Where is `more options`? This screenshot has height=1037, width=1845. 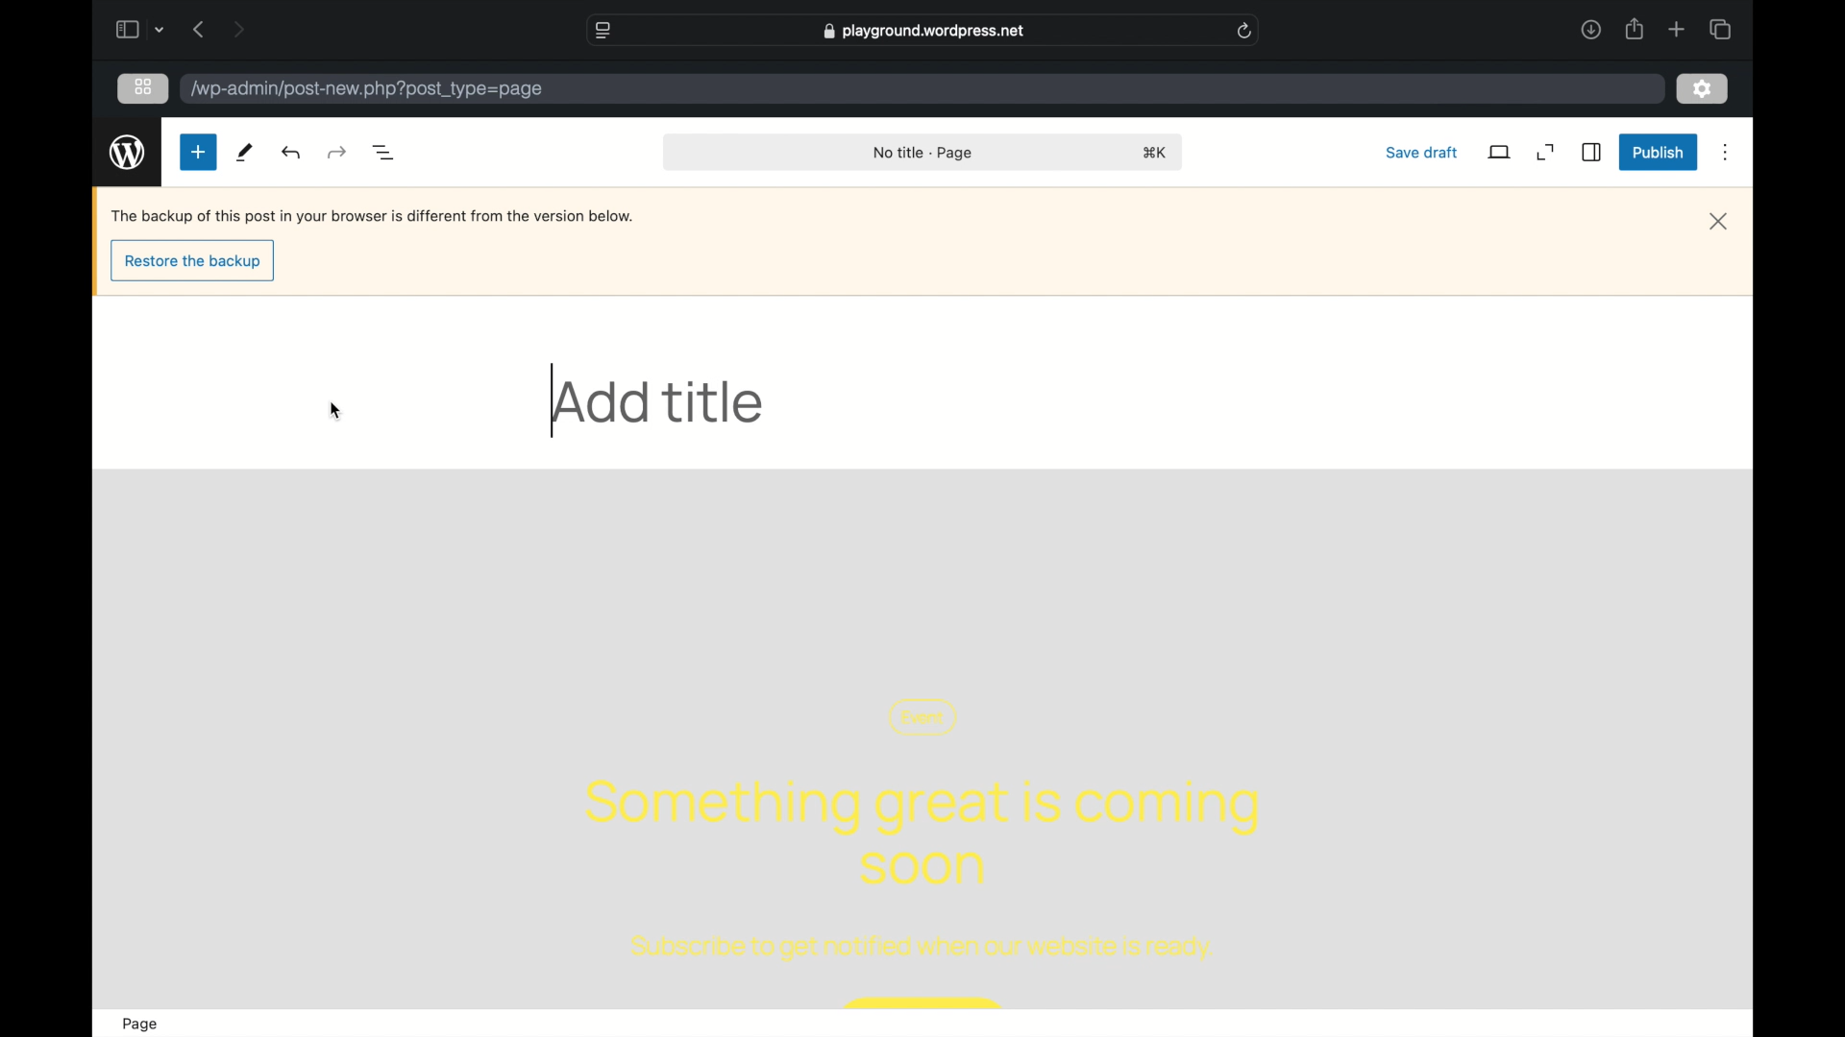 more options is located at coordinates (1725, 152).